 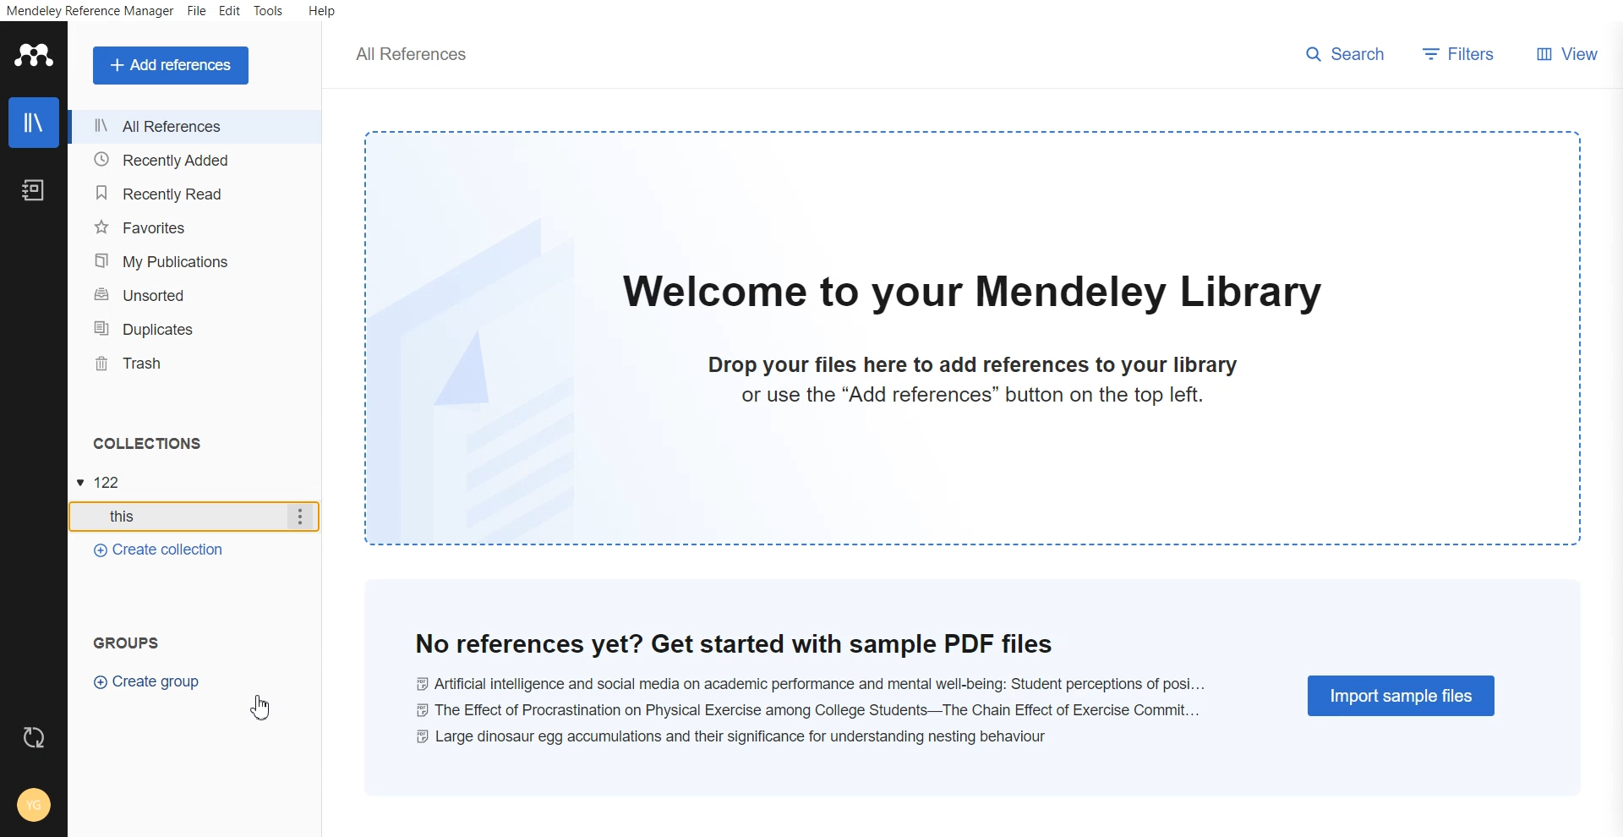 What do you see at coordinates (80, 483) in the screenshot?
I see `Dropdown box` at bounding box center [80, 483].